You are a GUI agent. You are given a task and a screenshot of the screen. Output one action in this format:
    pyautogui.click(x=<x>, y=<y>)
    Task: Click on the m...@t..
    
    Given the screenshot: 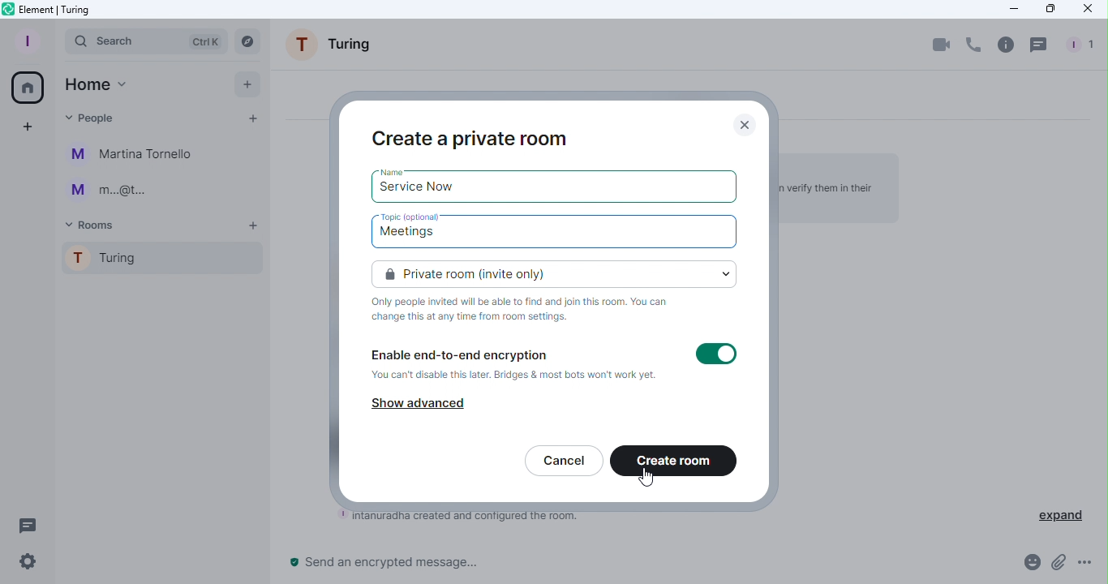 What is the action you would take?
    pyautogui.click(x=105, y=191)
    